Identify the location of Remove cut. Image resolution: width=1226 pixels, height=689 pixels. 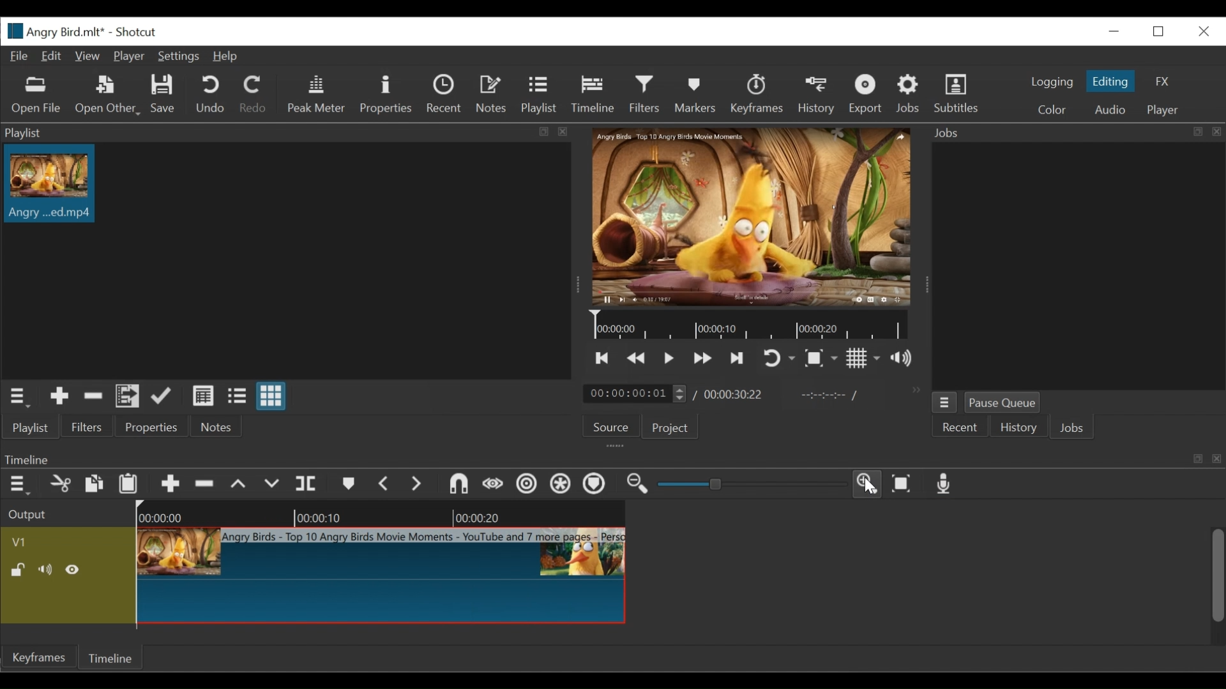
(93, 397).